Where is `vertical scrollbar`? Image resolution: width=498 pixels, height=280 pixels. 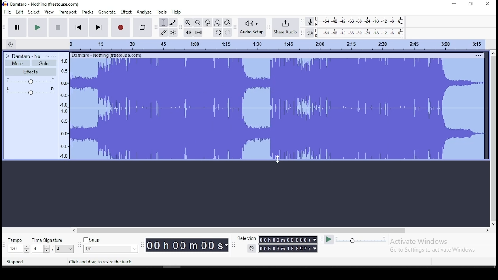 vertical scrollbar is located at coordinates (494, 138).